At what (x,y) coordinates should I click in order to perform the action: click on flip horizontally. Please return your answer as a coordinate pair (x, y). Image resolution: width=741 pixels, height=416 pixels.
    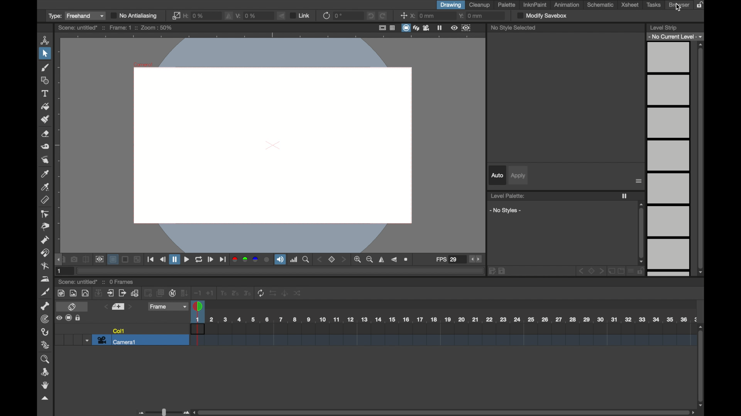
    Looking at the image, I should click on (382, 259).